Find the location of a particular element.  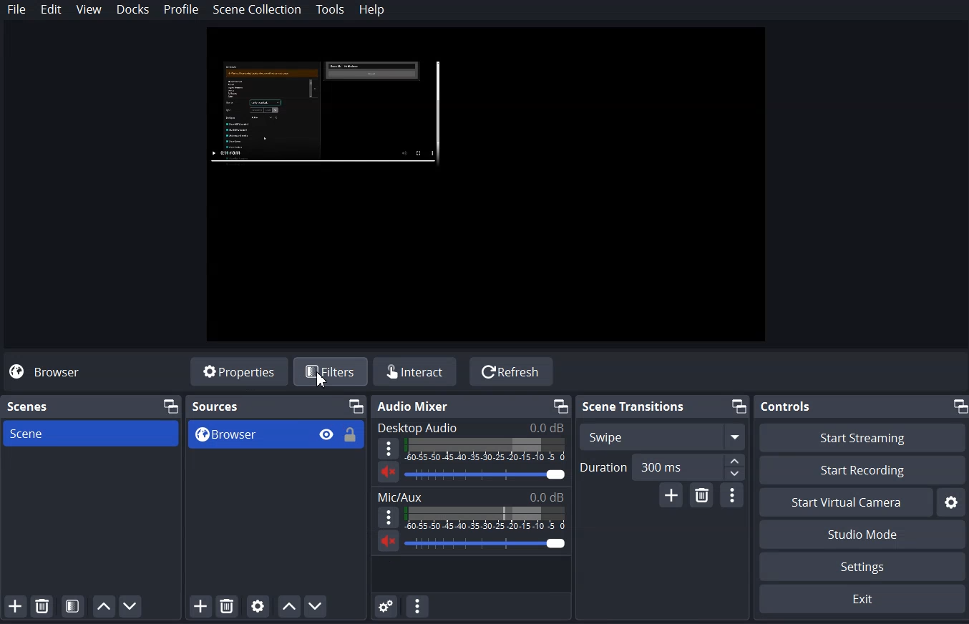

Source is located at coordinates (215, 406).